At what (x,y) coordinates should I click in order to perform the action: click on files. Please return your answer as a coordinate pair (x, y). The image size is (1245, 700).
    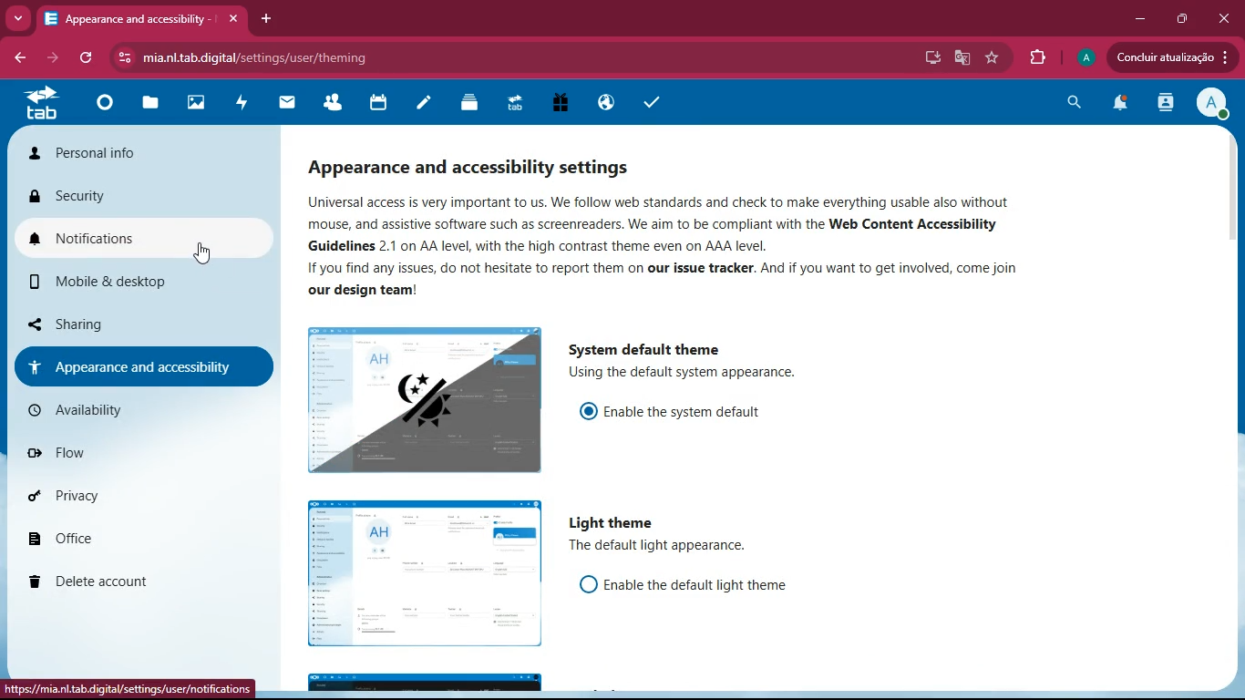
    Looking at the image, I should click on (153, 106).